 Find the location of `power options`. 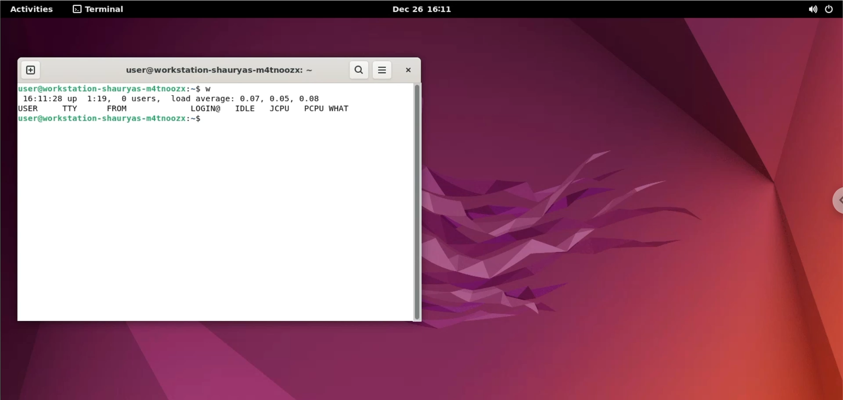

power options is located at coordinates (833, 10).